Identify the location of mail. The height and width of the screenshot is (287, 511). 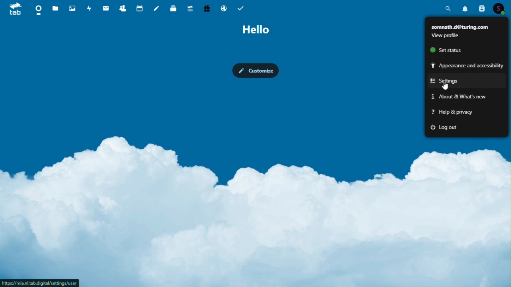
(106, 8).